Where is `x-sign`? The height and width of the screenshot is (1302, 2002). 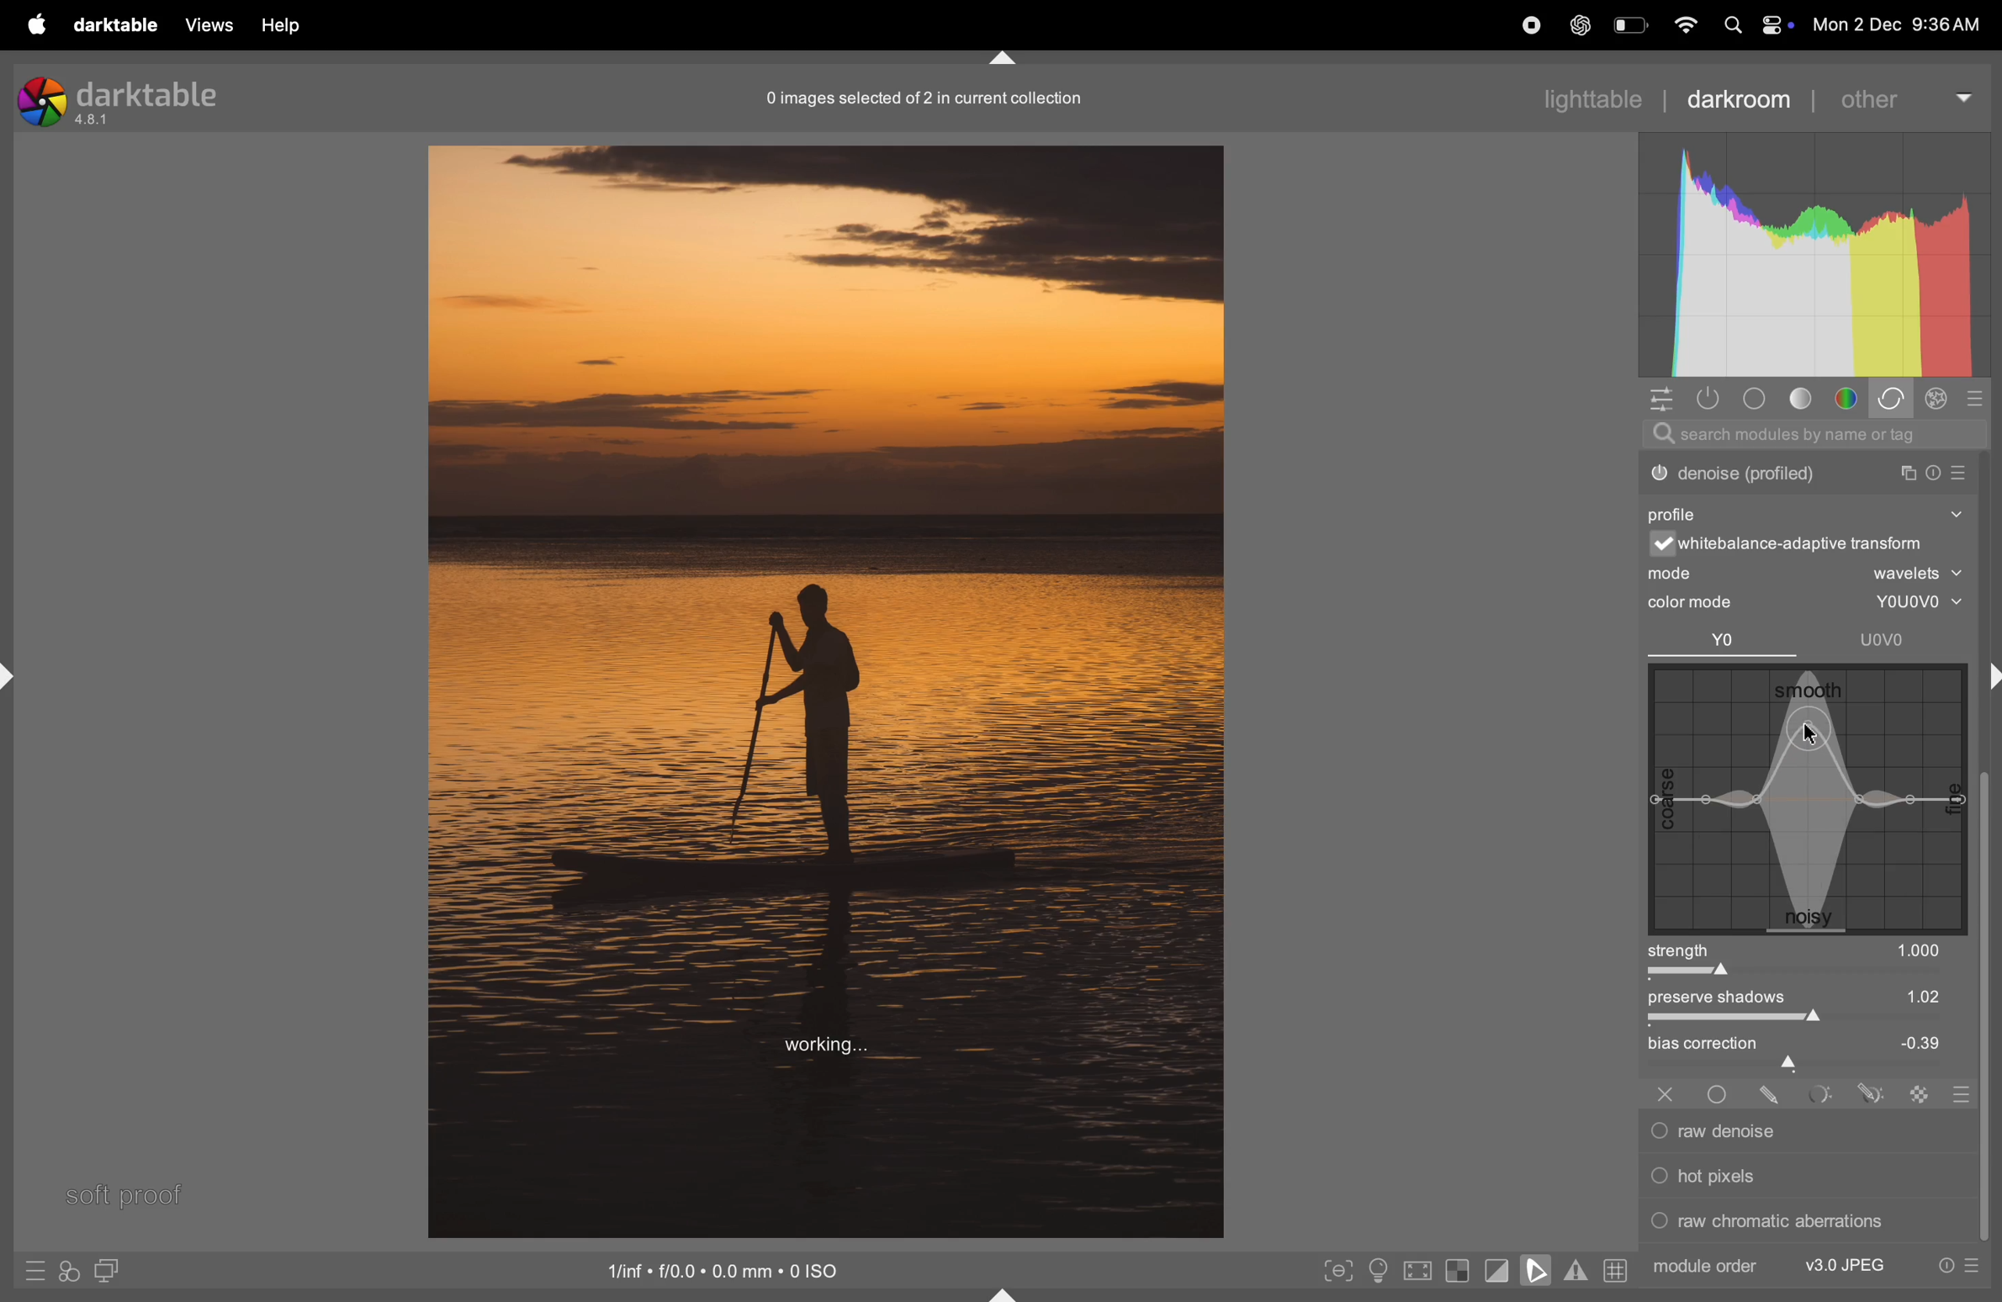 x-sign is located at coordinates (1665, 1092).